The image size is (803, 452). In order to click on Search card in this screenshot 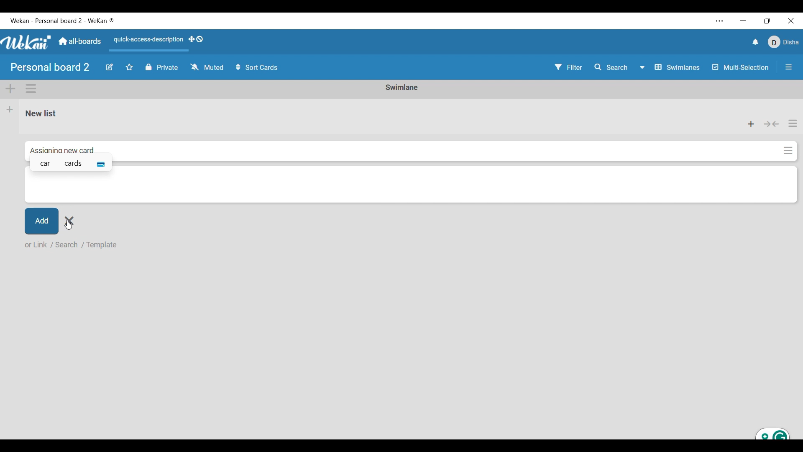, I will do `click(67, 245)`.